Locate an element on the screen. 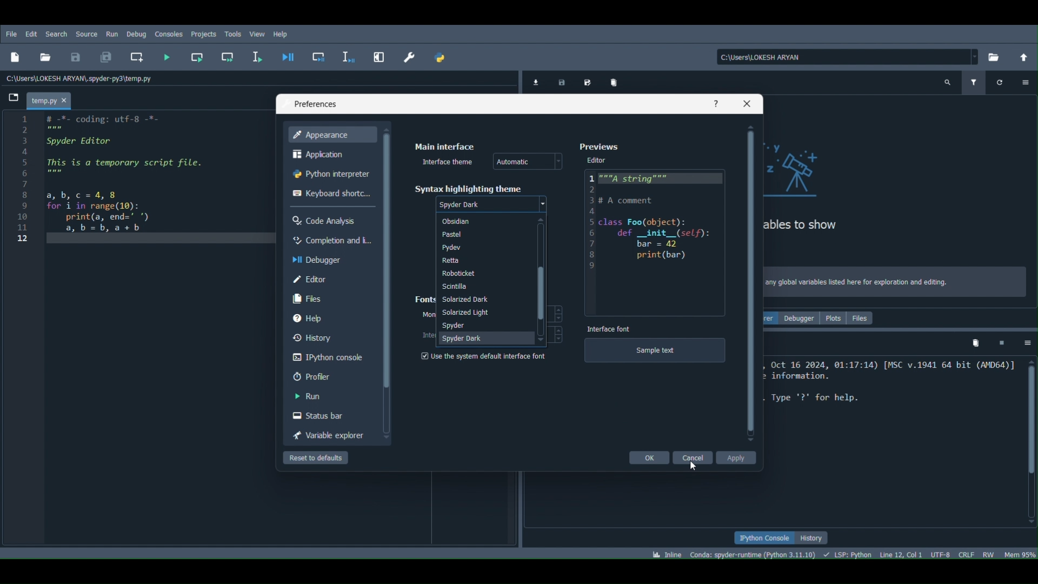 This screenshot has height=584, width=1038. Change to parent directory is located at coordinates (1024, 56).